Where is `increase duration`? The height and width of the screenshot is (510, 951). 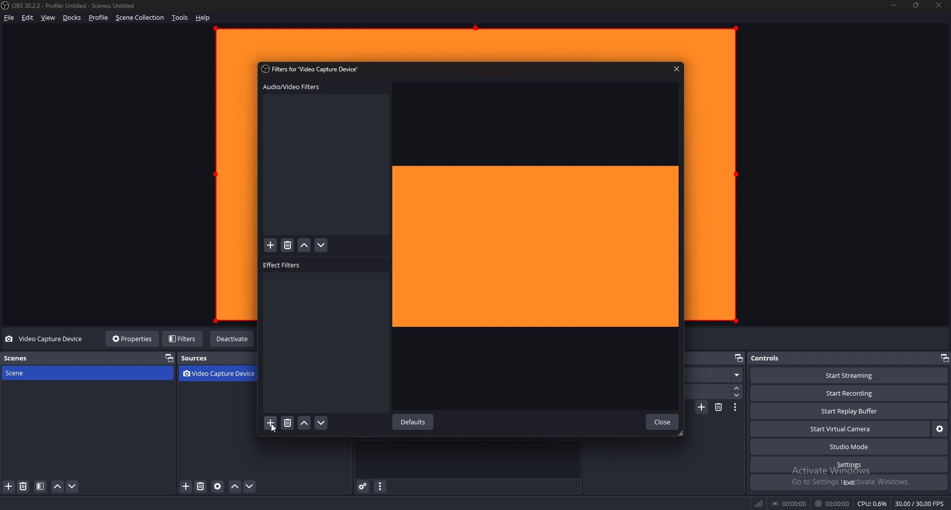 increase duration is located at coordinates (737, 388).